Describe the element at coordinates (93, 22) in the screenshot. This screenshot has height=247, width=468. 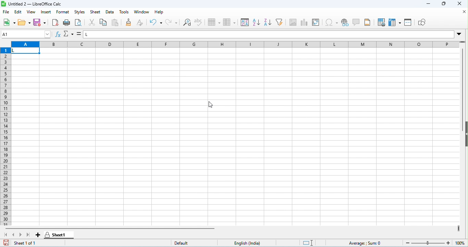
I see `cut` at that location.